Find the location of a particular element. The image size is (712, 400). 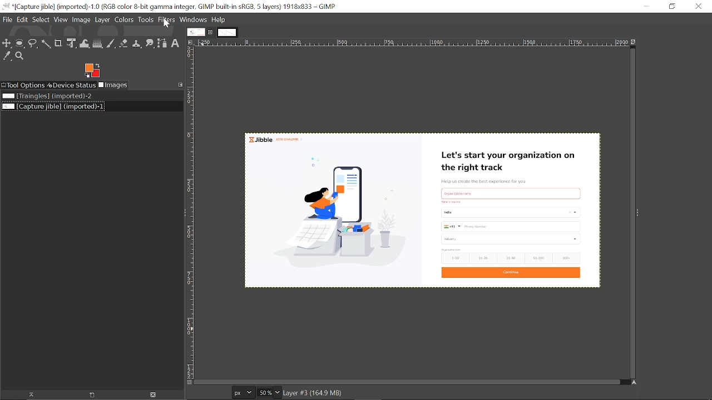

Edit is located at coordinates (22, 19).